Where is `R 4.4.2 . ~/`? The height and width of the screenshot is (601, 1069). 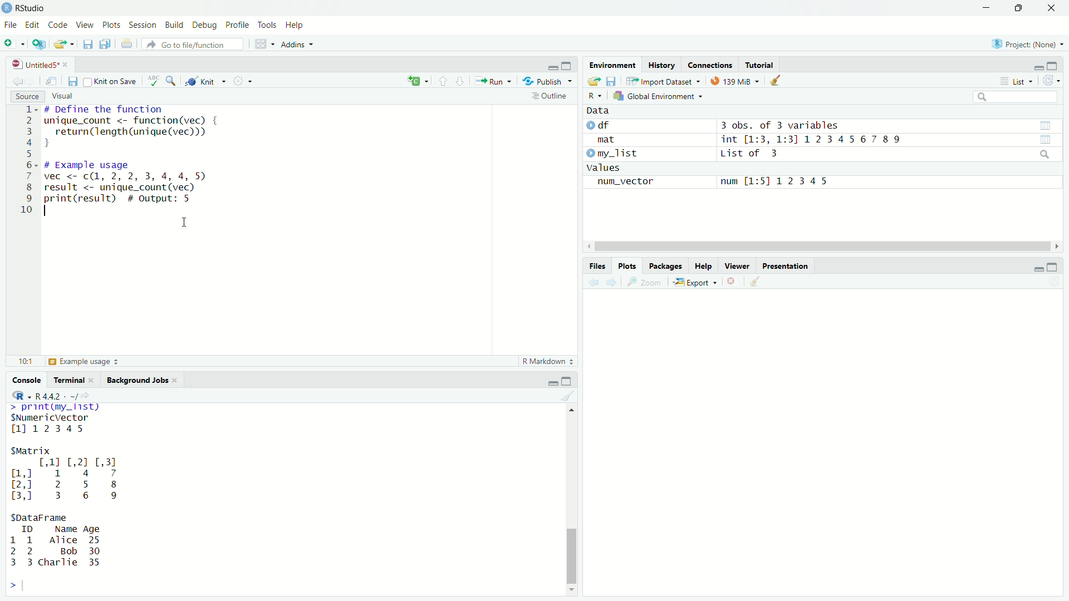
R 4.4.2 . ~/ is located at coordinates (58, 396).